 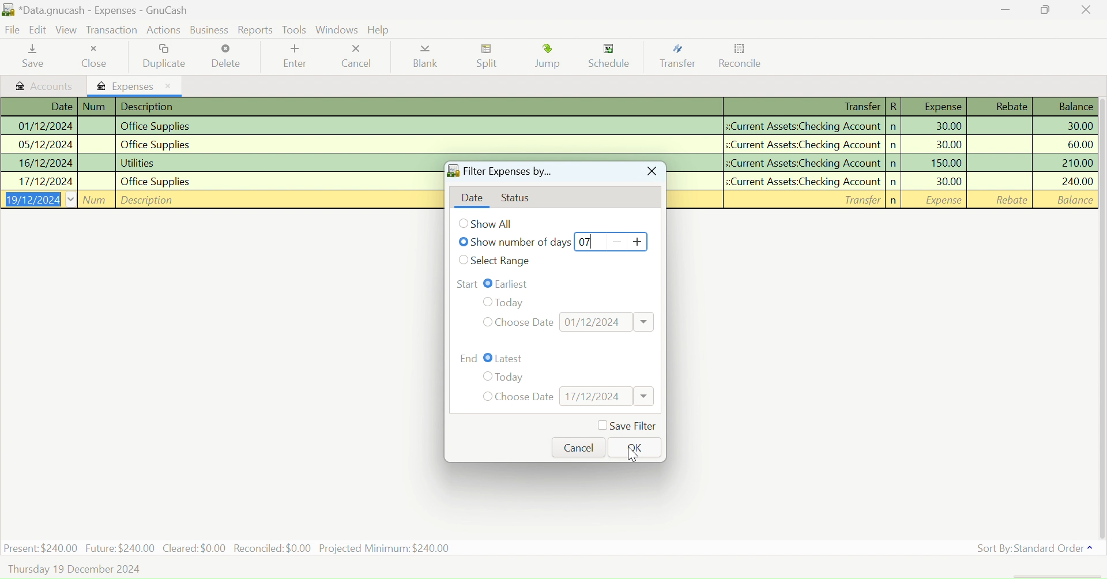 I want to click on Cursor on OK, so click(x=634, y=454).